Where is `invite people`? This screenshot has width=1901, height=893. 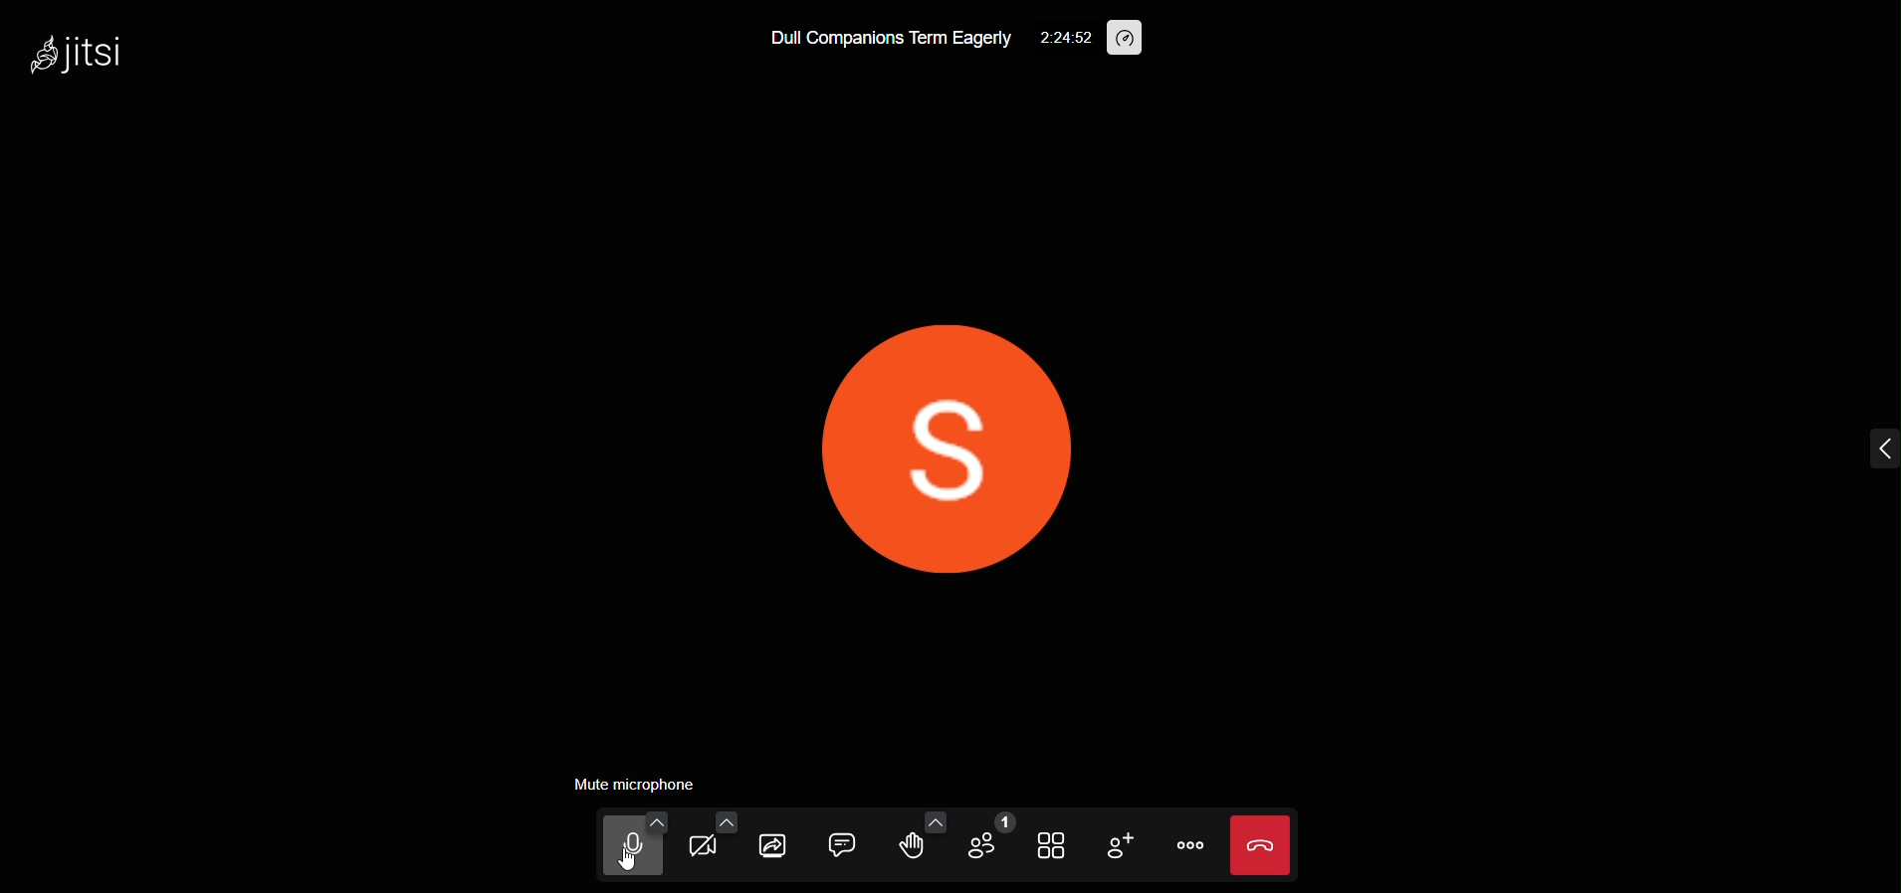 invite people is located at coordinates (1111, 844).